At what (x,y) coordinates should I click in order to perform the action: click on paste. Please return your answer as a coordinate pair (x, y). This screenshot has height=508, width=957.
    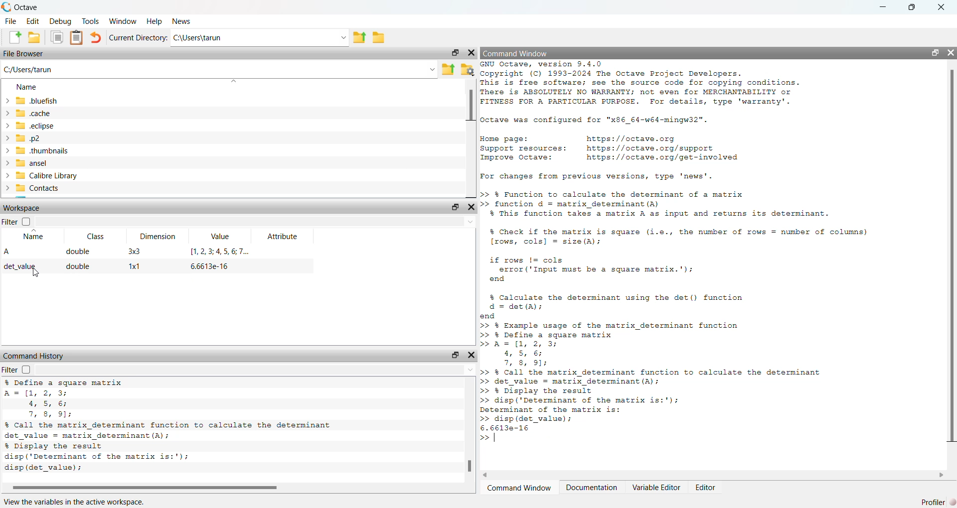
    Looking at the image, I should click on (76, 38).